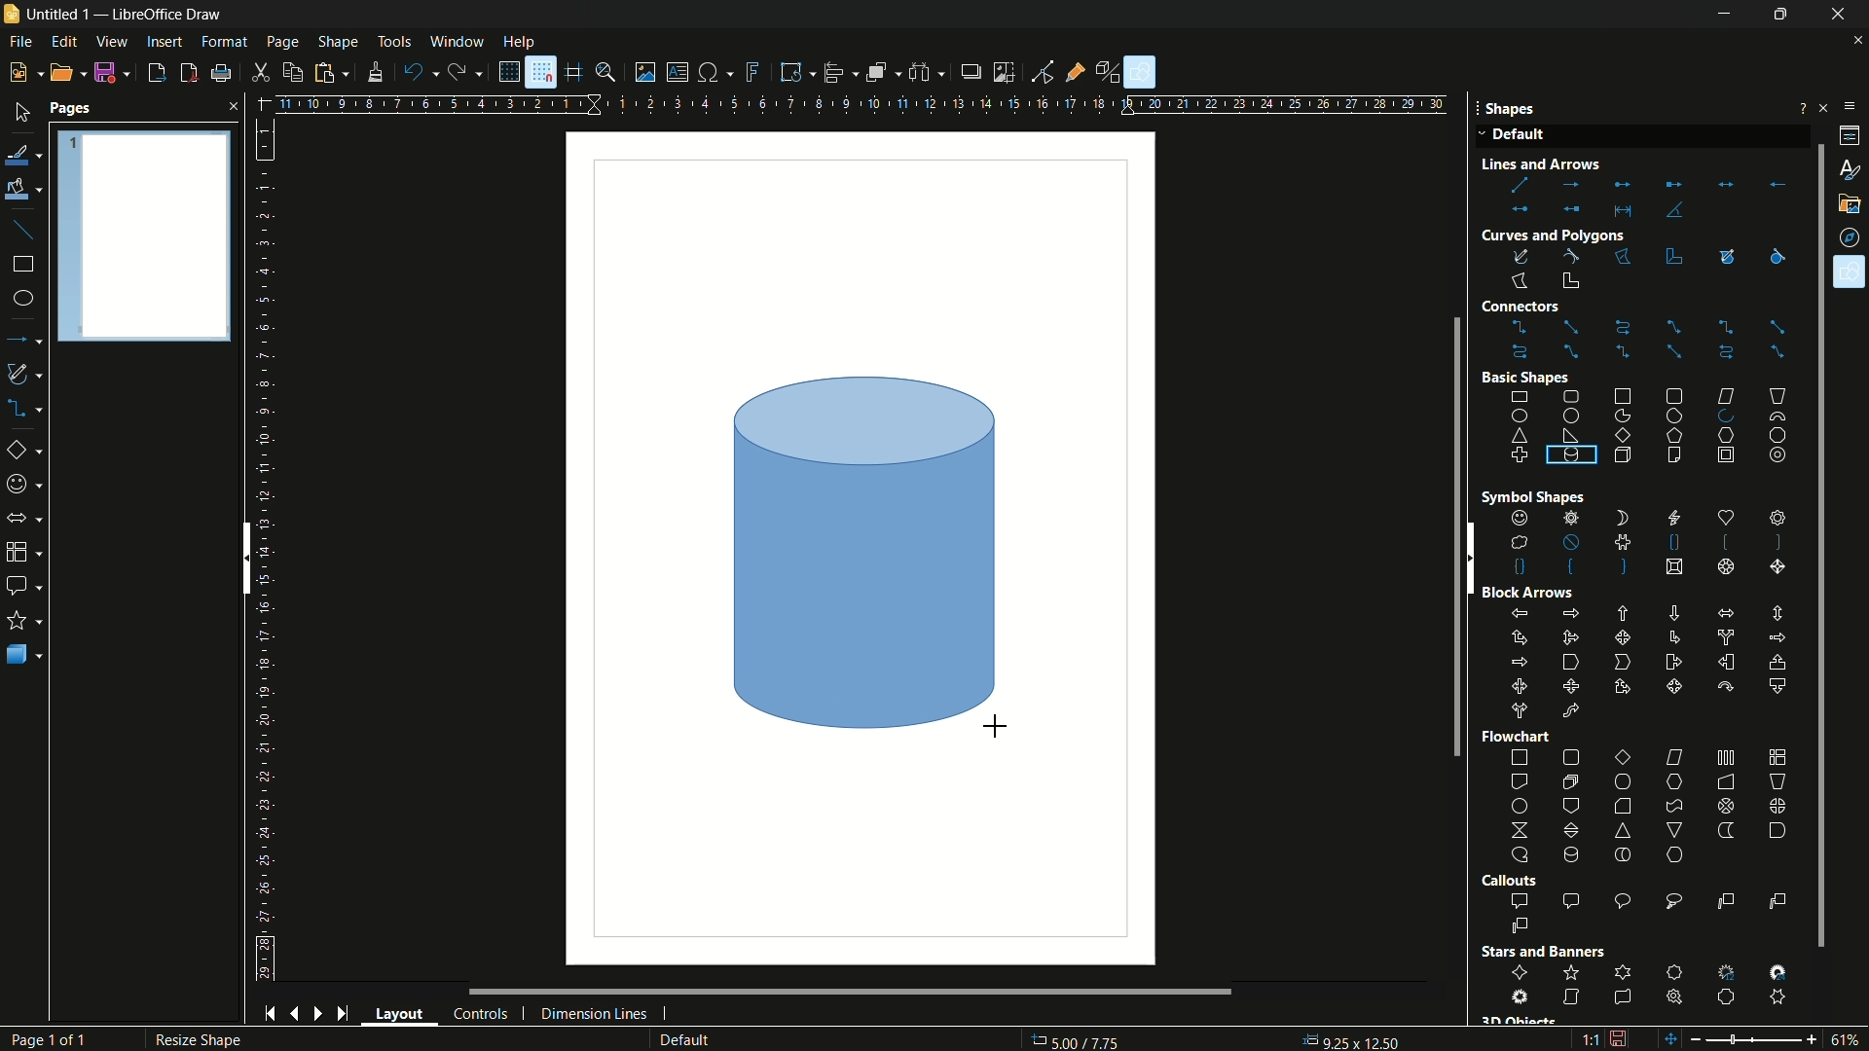 This screenshot has width=1869, height=1051. I want to click on Basic shape, so click(1525, 376).